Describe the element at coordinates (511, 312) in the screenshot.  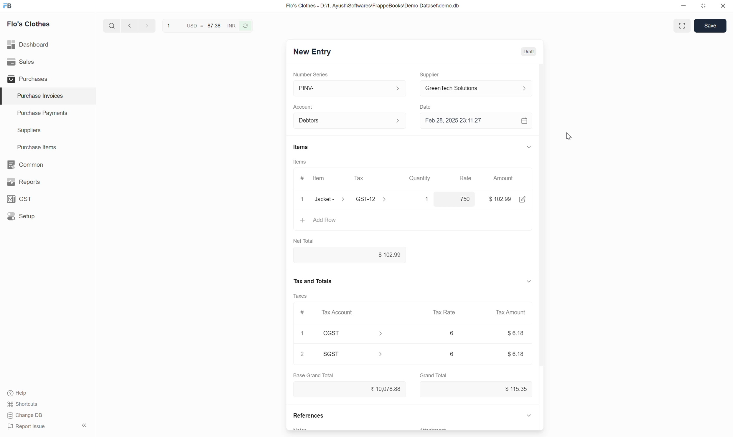
I see `Tax Amount` at that location.